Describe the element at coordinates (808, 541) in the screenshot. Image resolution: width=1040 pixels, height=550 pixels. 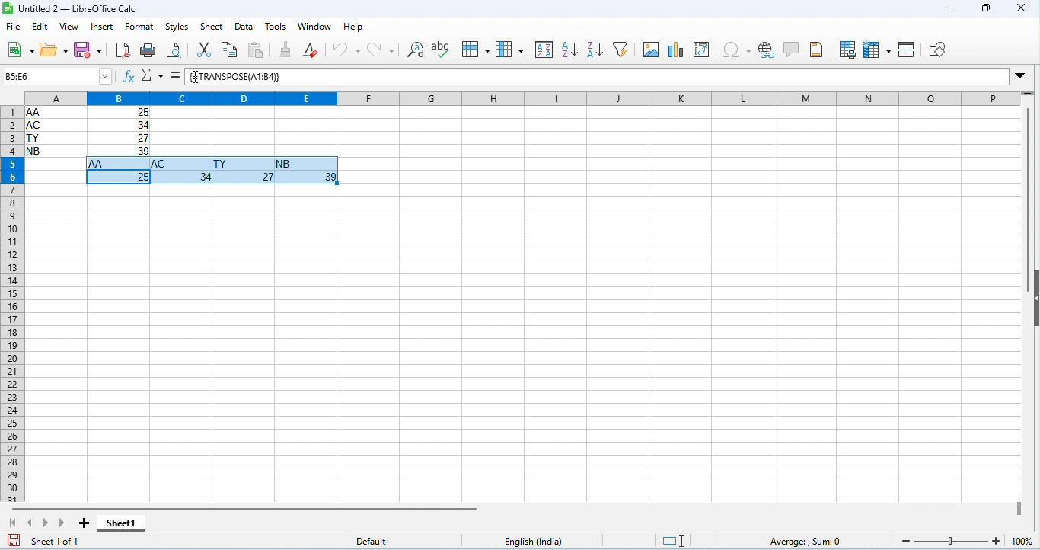
I see `formula` at that location.